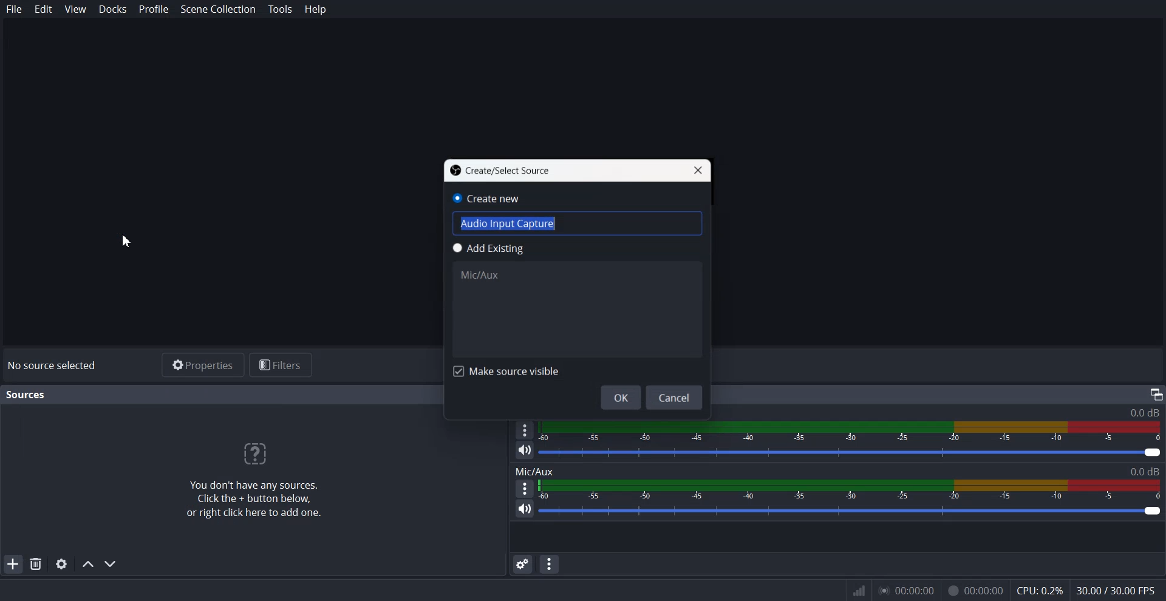  I want to click on Filters, so click(281, 364).